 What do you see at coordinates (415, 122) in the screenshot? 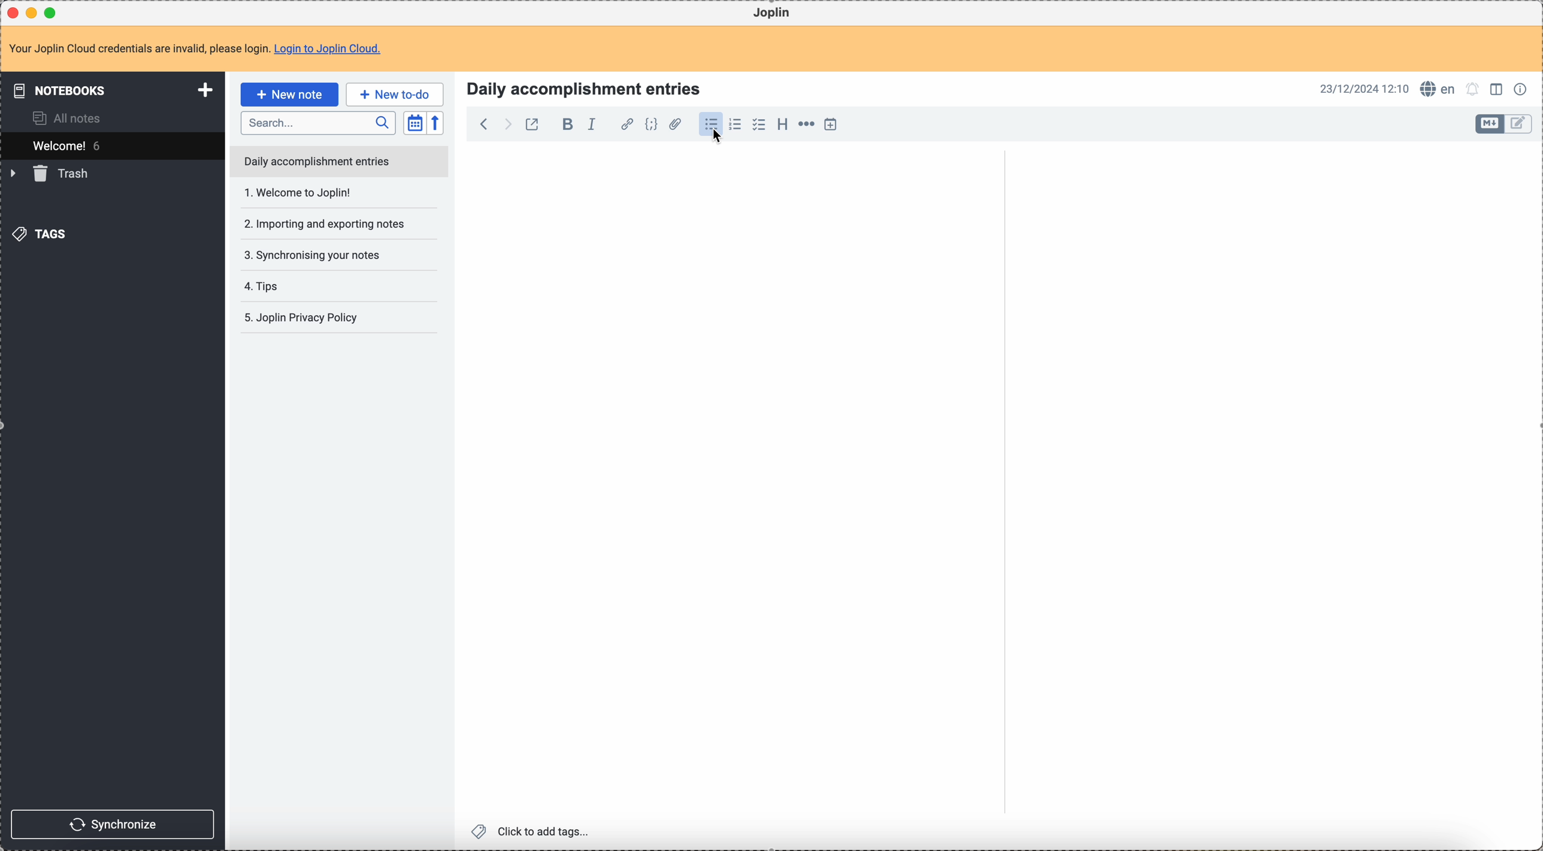
I see `toggle sort order field` at bounding box center [415, 122].